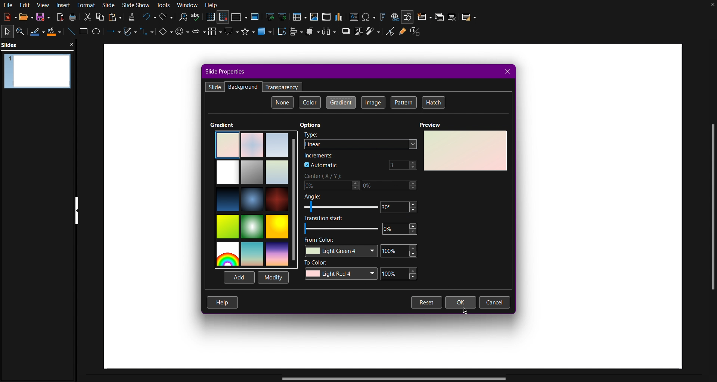  I want to click on Slide Layout, so click(470, 16).